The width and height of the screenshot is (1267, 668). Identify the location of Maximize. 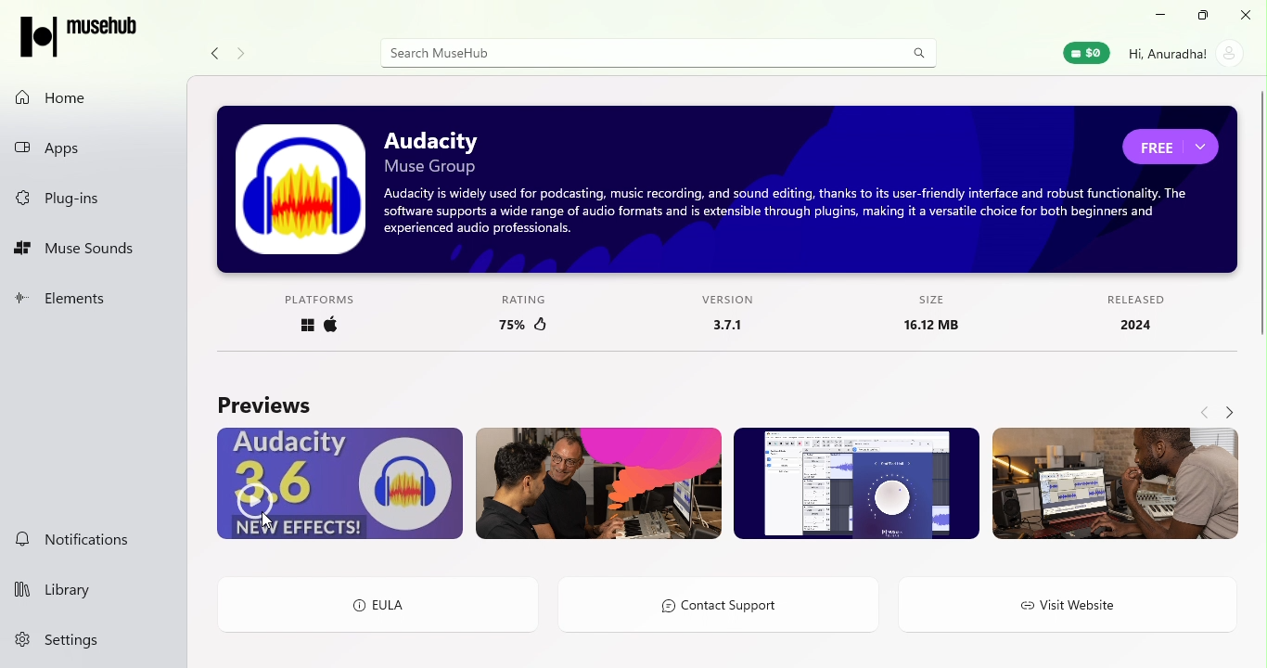
(1201, 16).